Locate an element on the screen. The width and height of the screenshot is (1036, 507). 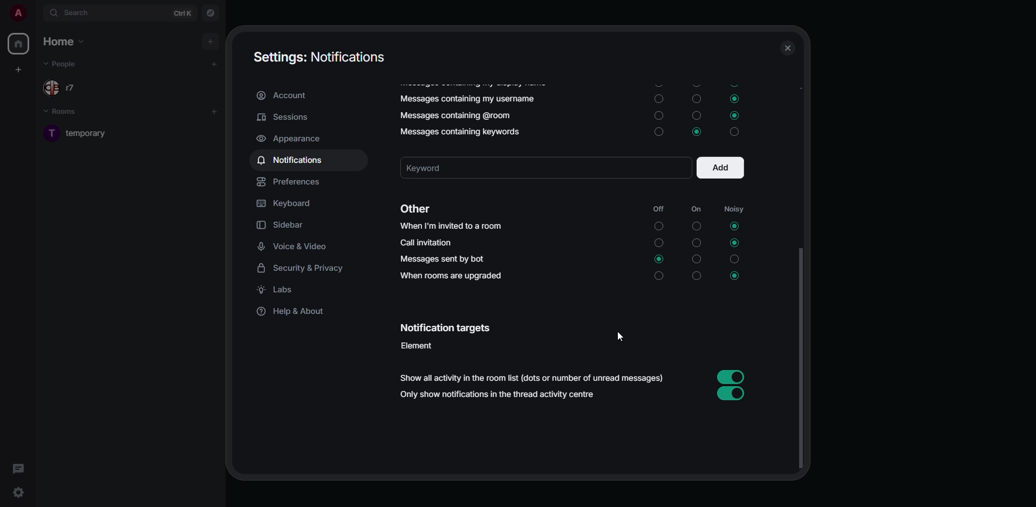
preferences is located at coordinates (290, 182).